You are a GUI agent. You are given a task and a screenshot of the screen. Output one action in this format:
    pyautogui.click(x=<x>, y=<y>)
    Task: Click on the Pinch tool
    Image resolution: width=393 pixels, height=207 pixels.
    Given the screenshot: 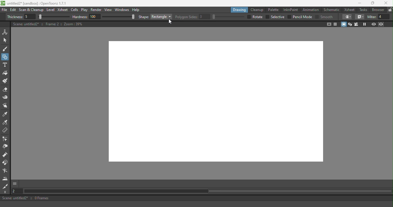 What is the action you would take?
    pyautogui.click(x=7, y=106)
    